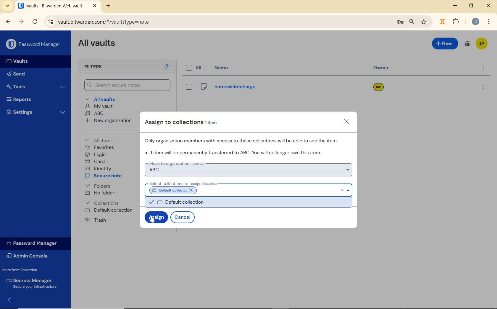 Image resolution: width=497 pixels, height=309 pixels. Describe the element at coordinates (442, 22) in the screenshot. I see `extensions` at that location.